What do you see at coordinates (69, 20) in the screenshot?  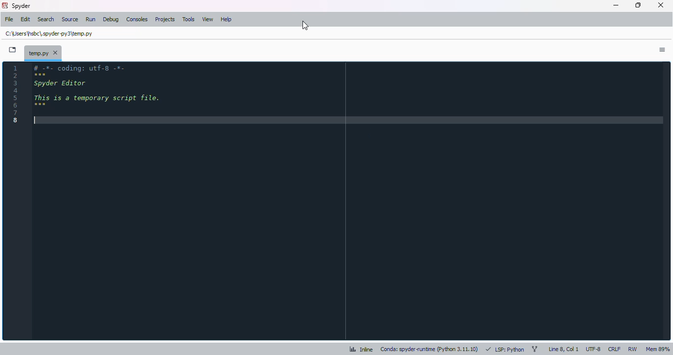 I see `source` at bounding box center [69, 20].